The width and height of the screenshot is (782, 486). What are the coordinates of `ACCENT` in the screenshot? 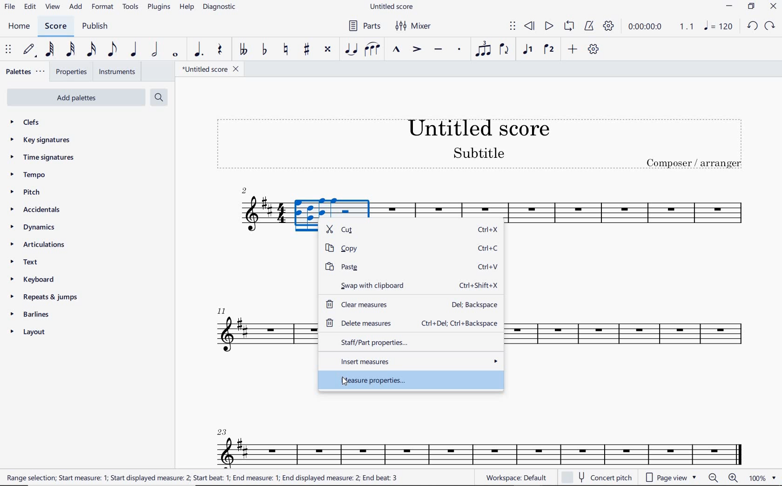 It's located at (416, 50).